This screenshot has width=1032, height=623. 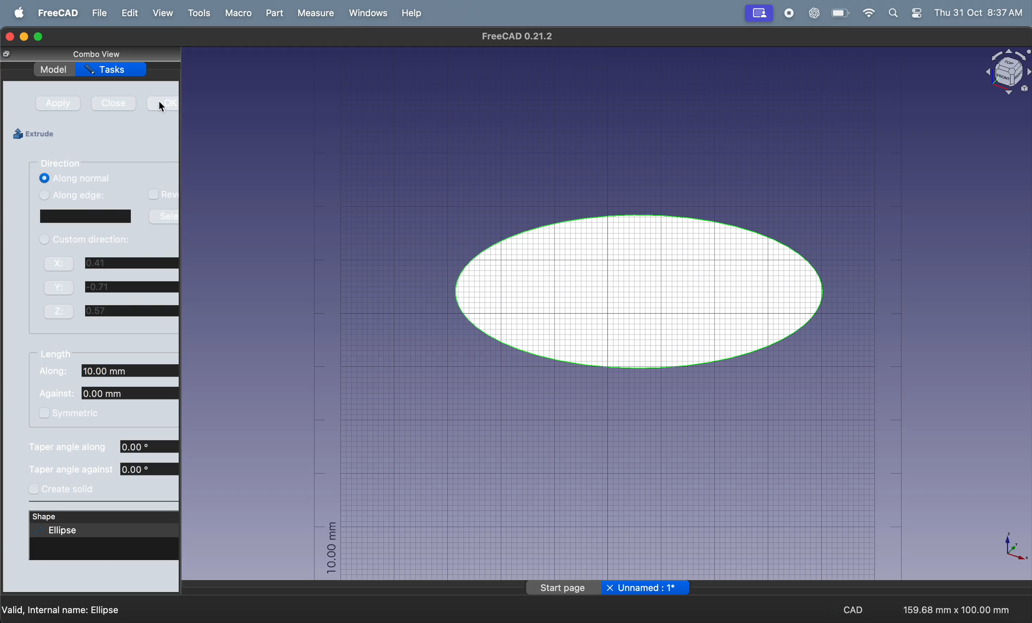 What do you see at coordinates (132, 311) in the screenshot?
I see `0.57` at bounding box center [132, 311].